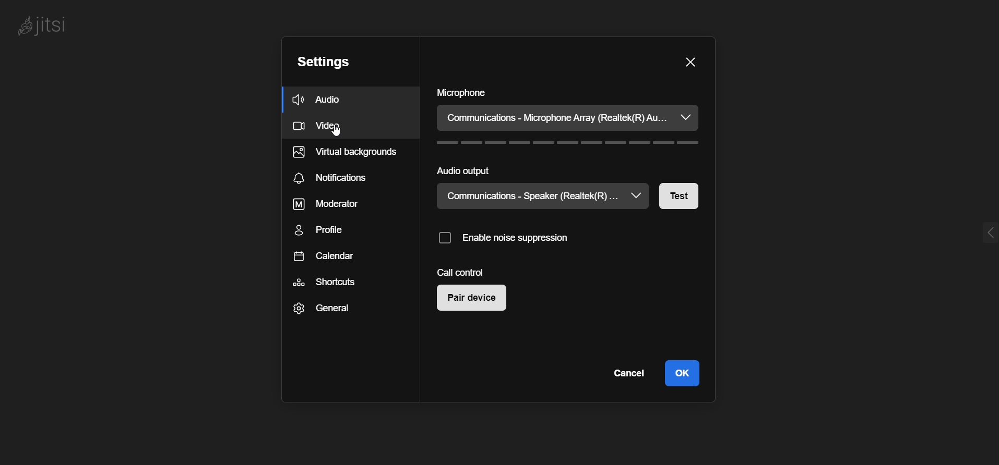  What do you see at coordinates (460, 272) in the screenshot?
I see `call control` at bounding box center [460, 272].